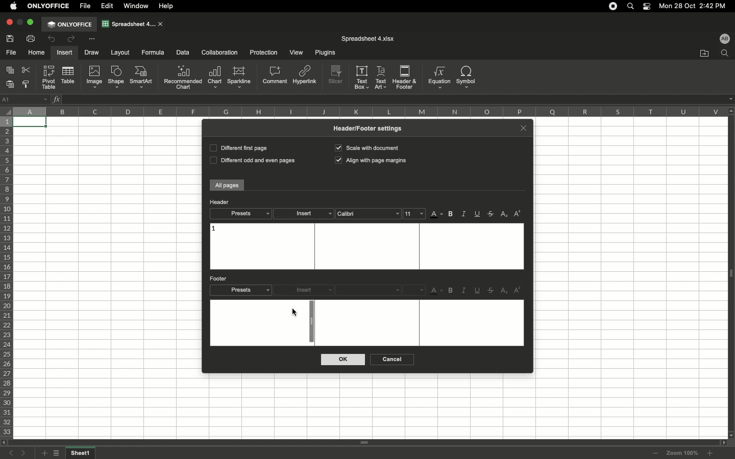 The height and width of the screenshot is (459, 735). Describe the element at coordinates (7, 277) in the screenshot. I see `Row` at that location.